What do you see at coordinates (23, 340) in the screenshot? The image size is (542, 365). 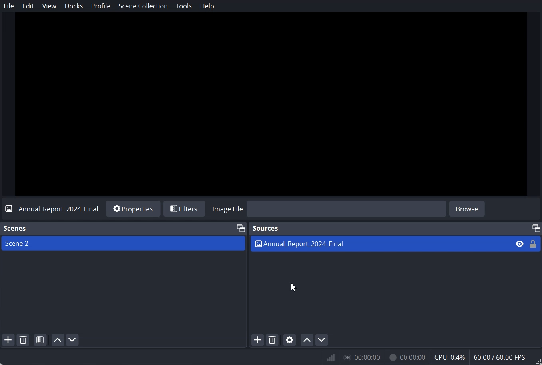 I see `Remove selected Scene` at bounding box center [23, 340].